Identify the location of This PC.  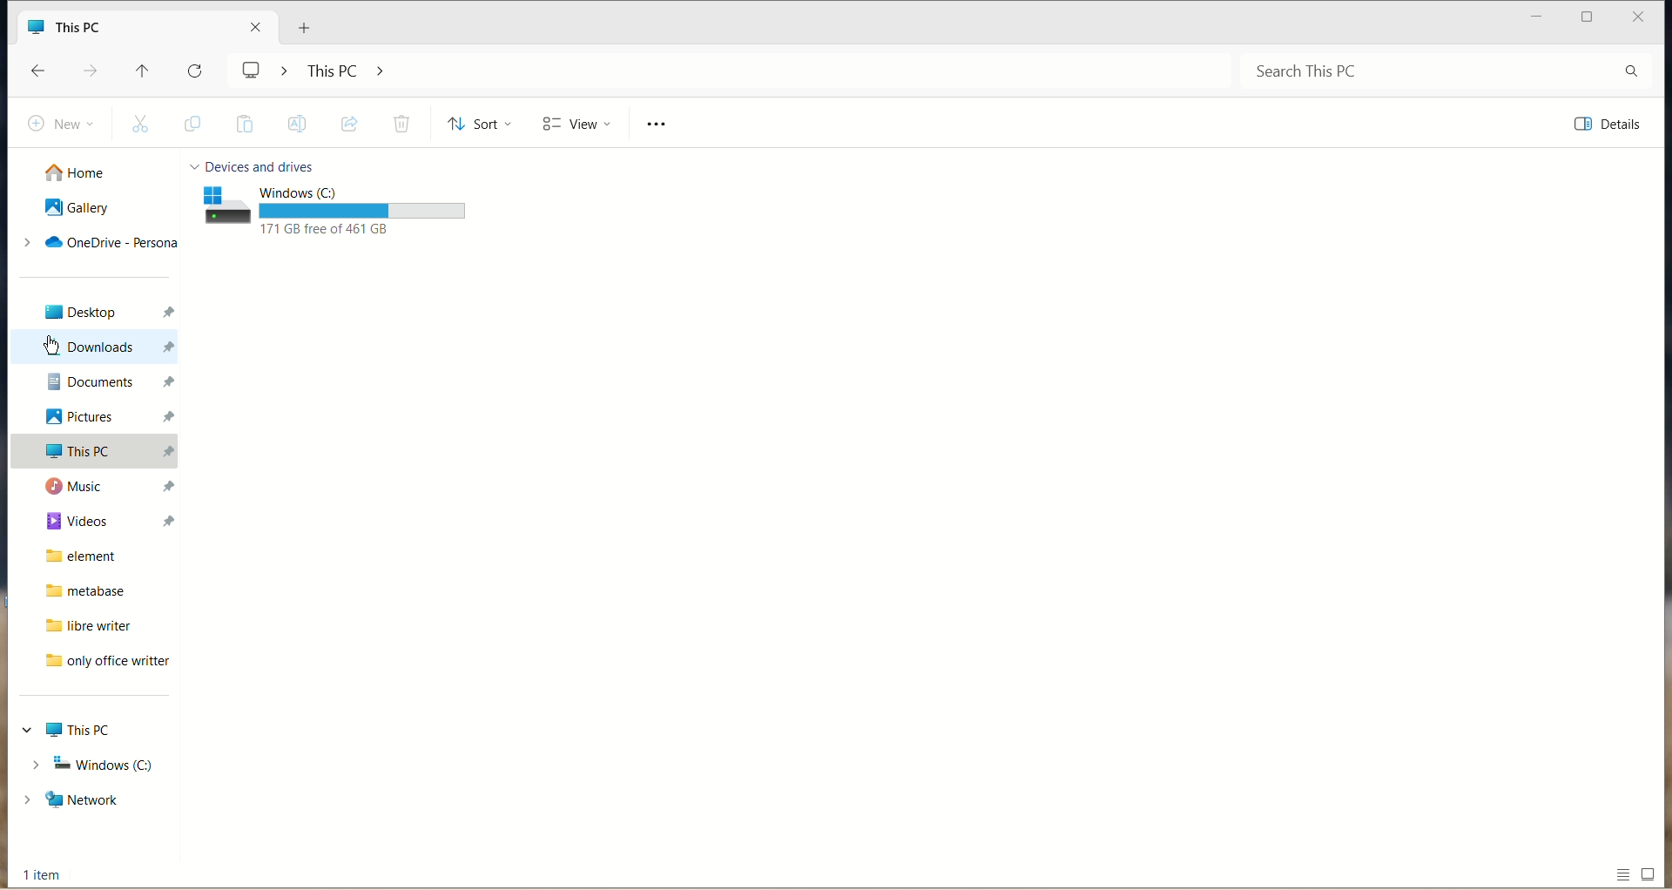
(78, 731).